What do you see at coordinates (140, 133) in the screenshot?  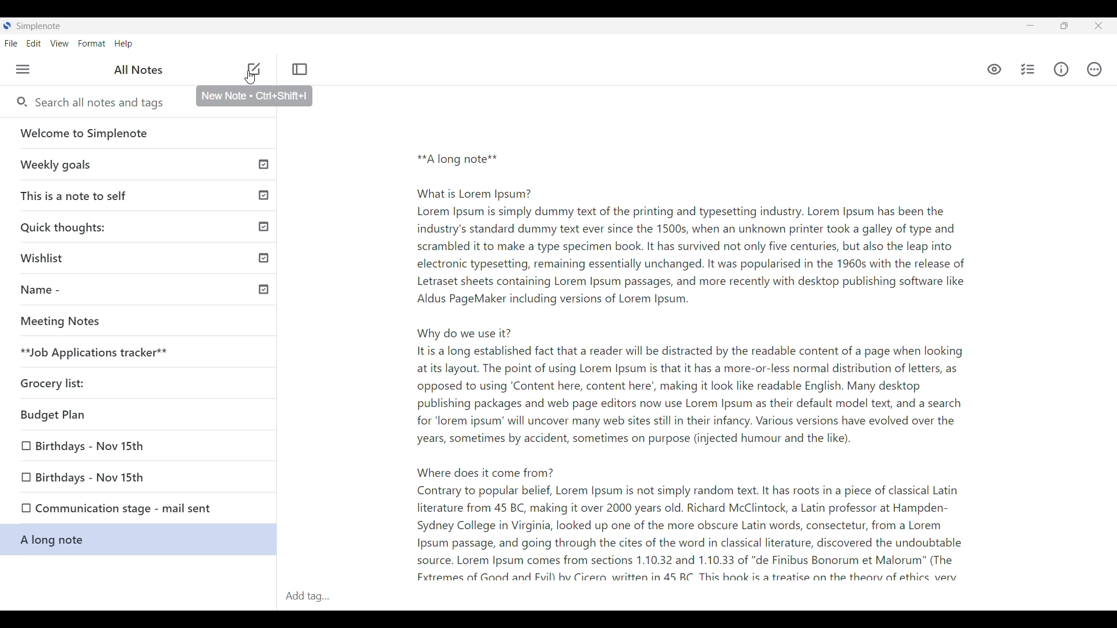 I see `Welcome to Simplenote` at bounding box center [140, 133].